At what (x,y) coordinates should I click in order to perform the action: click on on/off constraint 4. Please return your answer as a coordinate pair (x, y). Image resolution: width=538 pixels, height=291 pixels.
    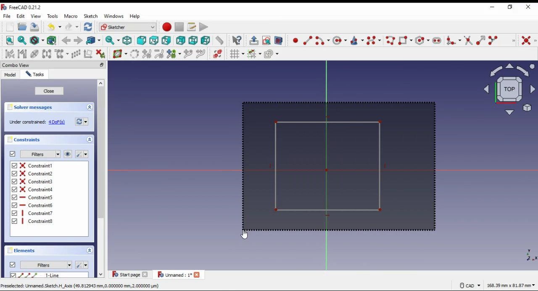
    Looking at the image, I should click on (38, 189).